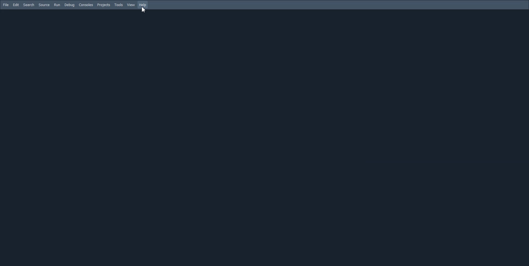 This screenshot has height=266, width=529. Describe the element at coordinates (143, 5) in the screenshot. I see `Help` at that location.